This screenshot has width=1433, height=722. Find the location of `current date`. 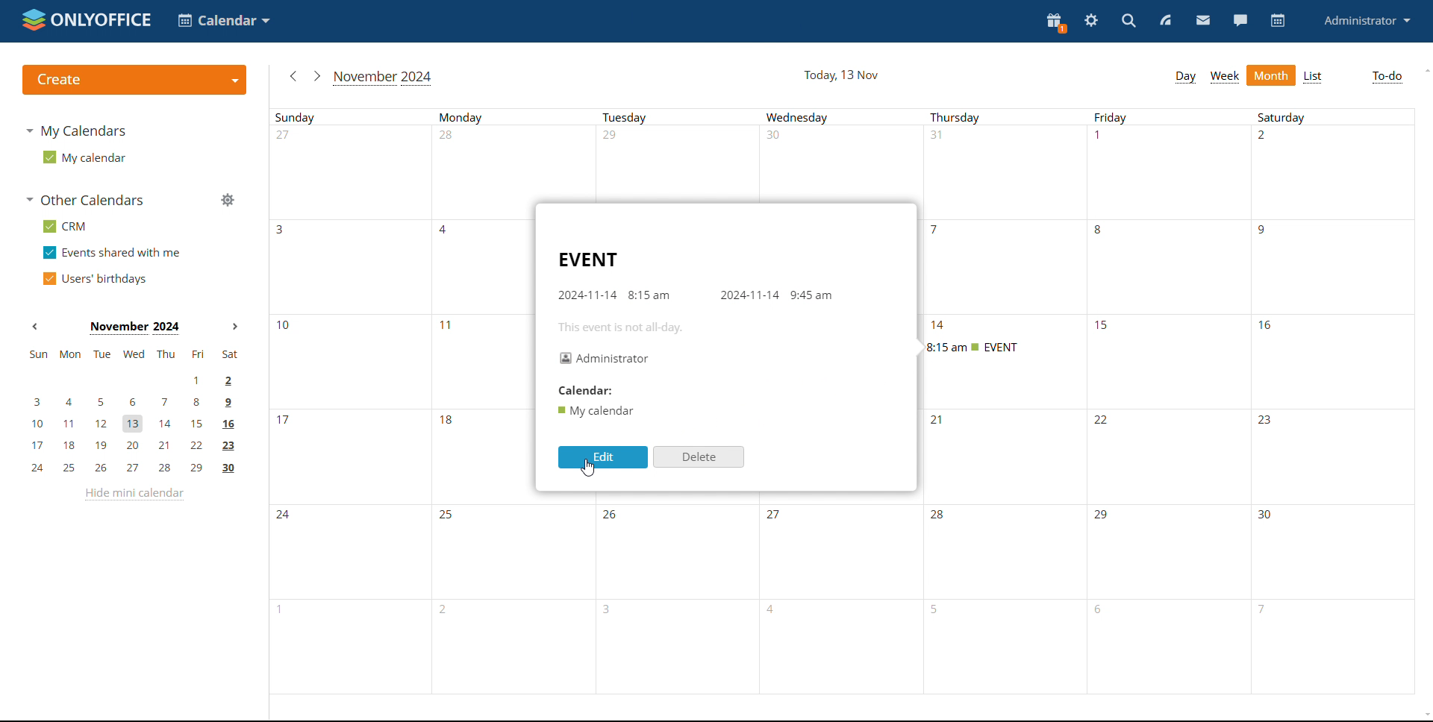

current date is located at coordinates (840, 76).